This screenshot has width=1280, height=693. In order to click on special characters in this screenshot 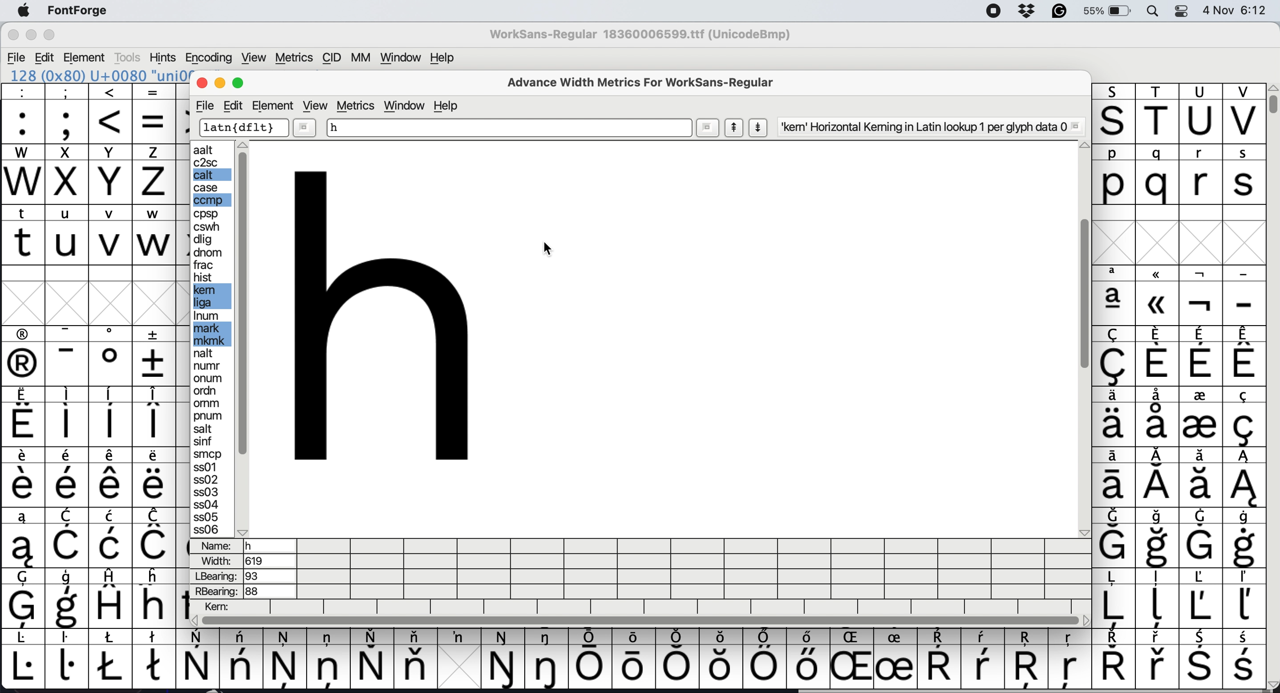, I will do `click(90, 578)`.